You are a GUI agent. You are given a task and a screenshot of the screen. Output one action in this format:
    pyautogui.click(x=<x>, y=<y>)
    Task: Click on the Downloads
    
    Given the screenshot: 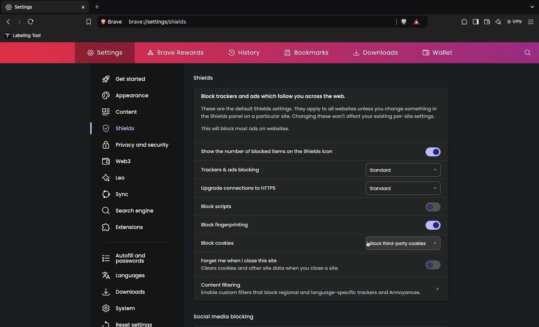 What is the action you would take?
    pyautogui.click(x=377, y=54)
    